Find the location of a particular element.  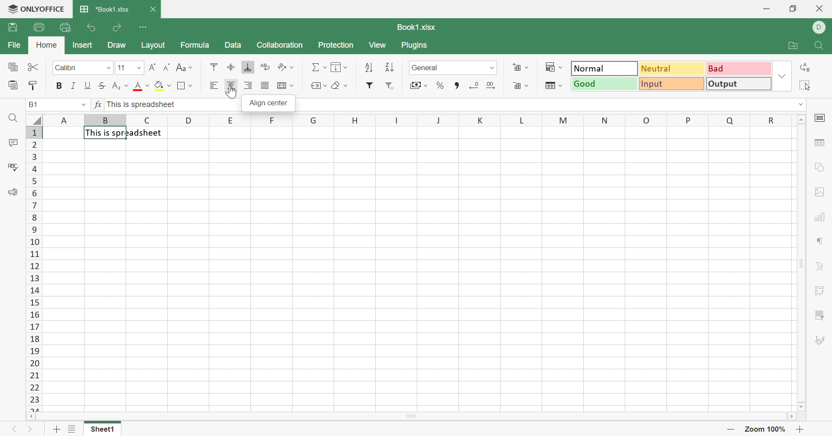

Scroll Left is located at coordinates (31, 416).